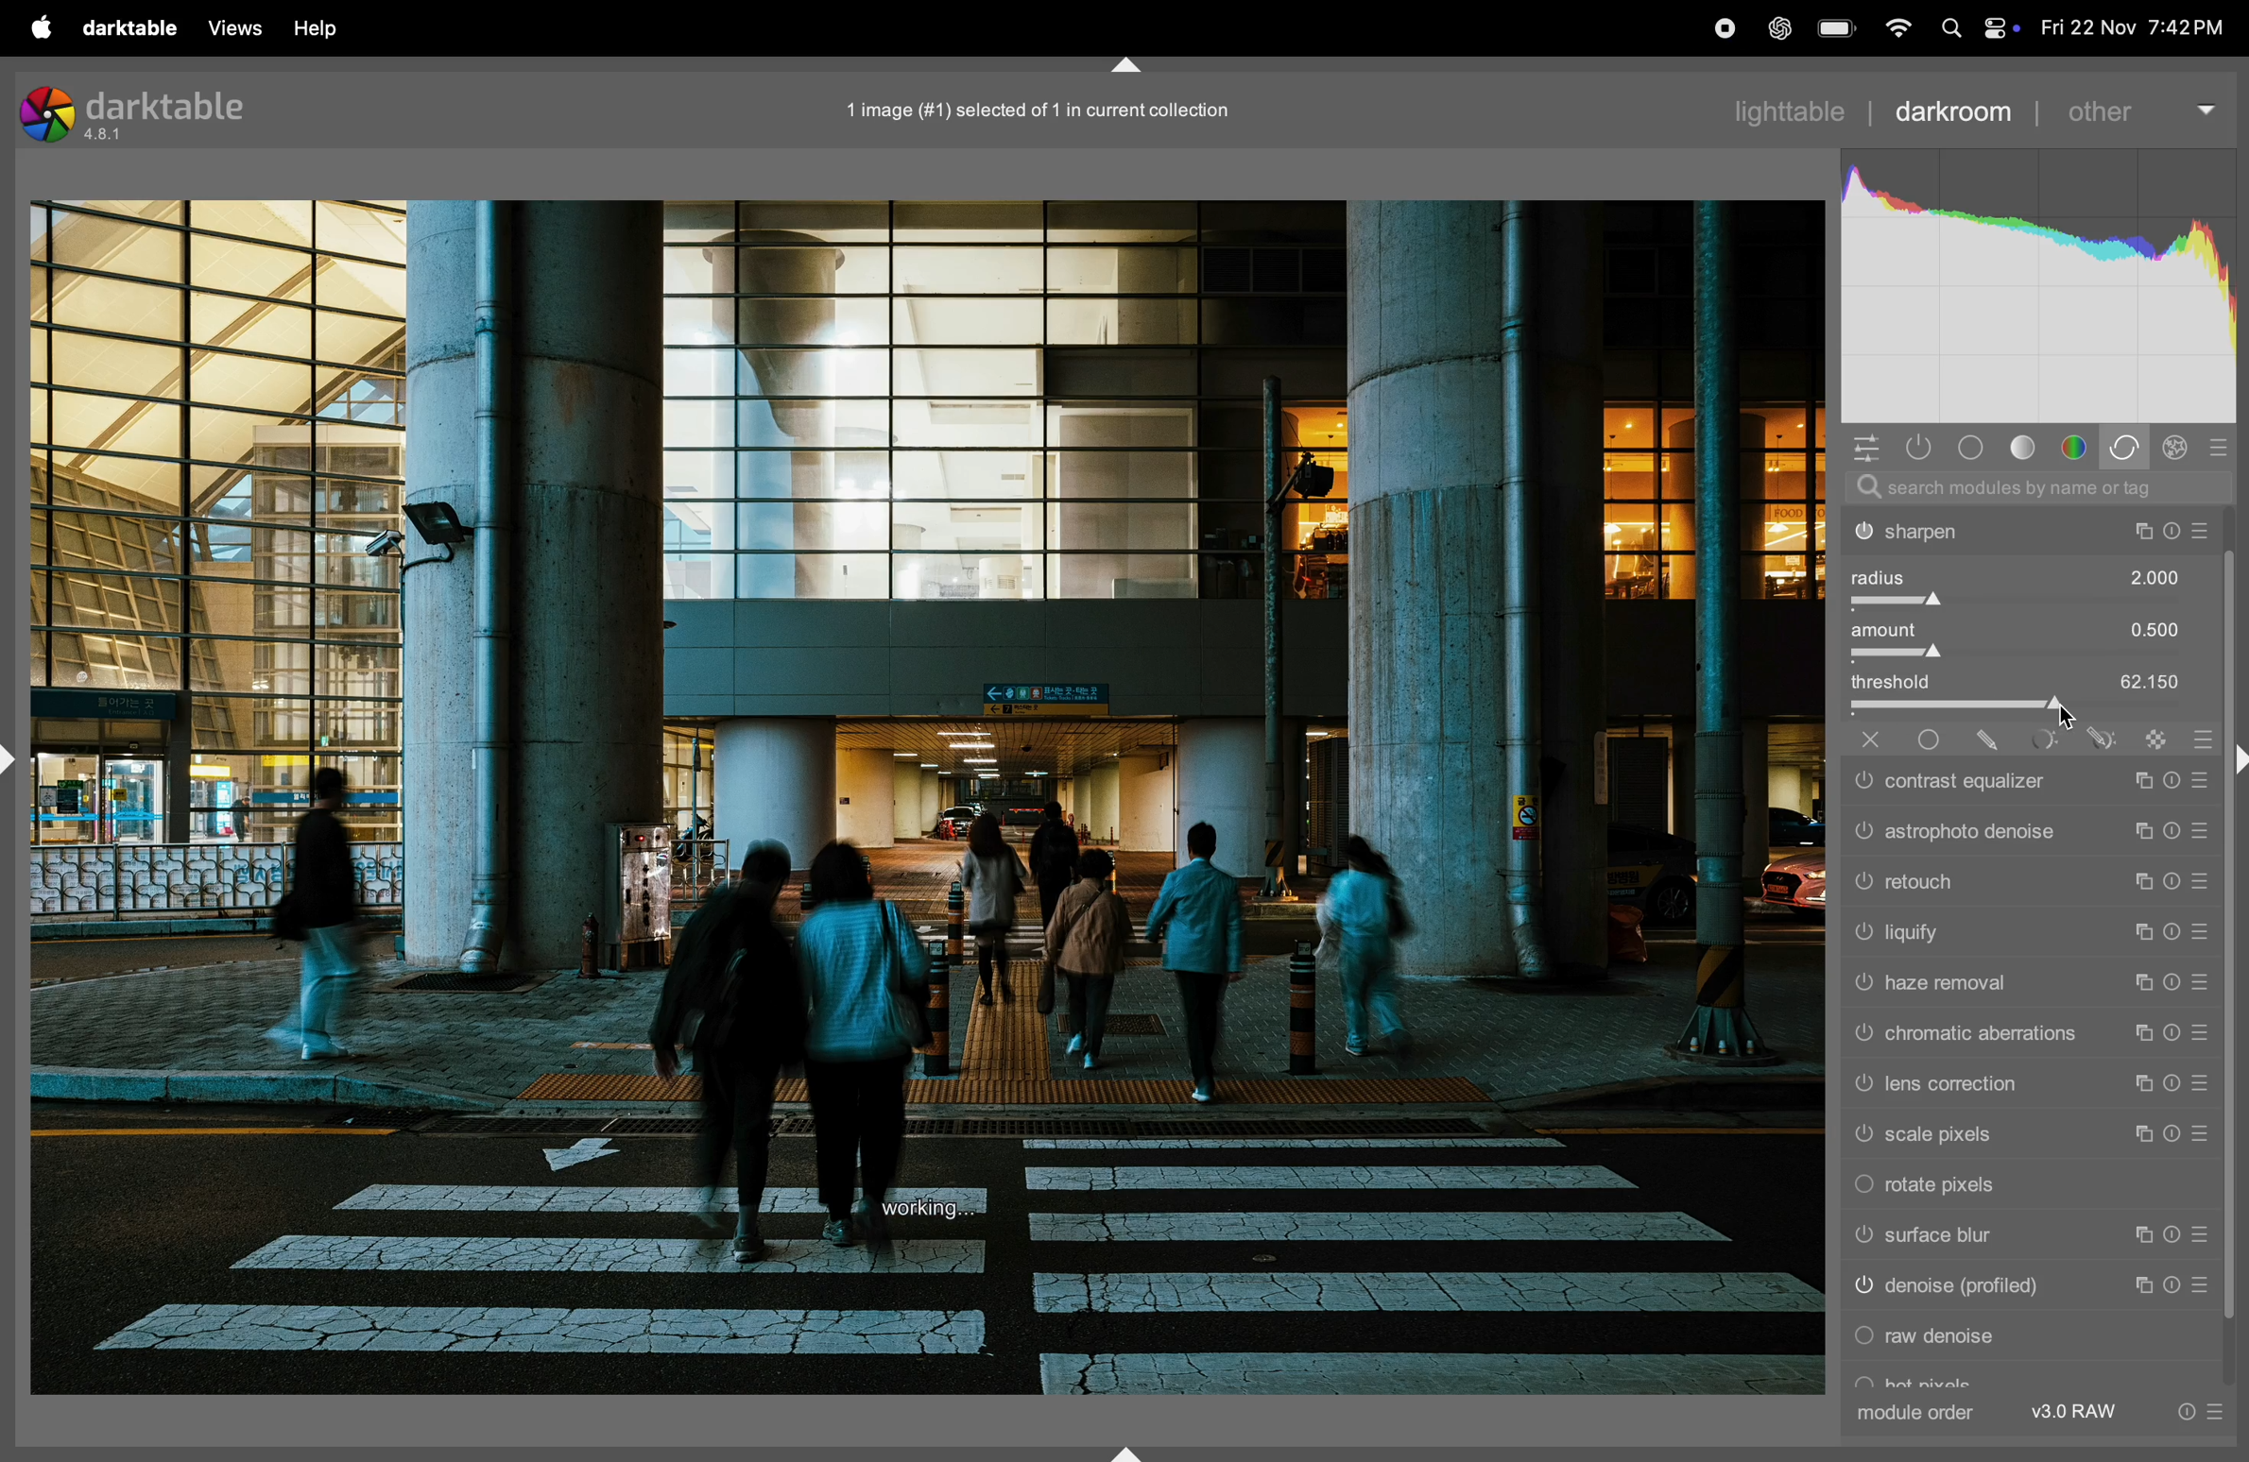 The image size is (2249, 1462). Describe the element at coordinates (1651, 28) in the screenshot. I see `record` at that location.